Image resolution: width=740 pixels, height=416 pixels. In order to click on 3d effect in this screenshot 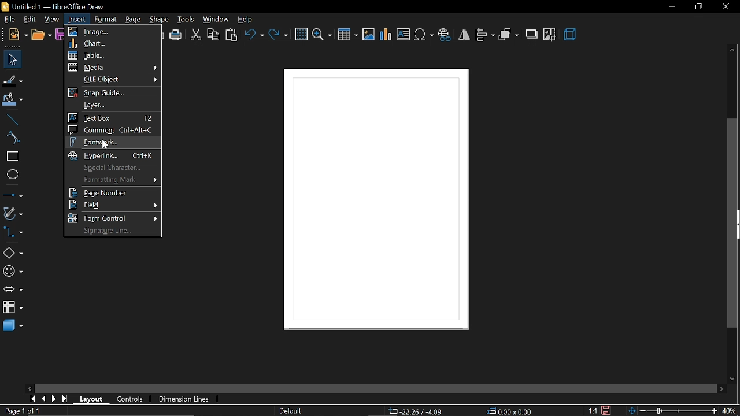, I will do `click(570, 35)`.